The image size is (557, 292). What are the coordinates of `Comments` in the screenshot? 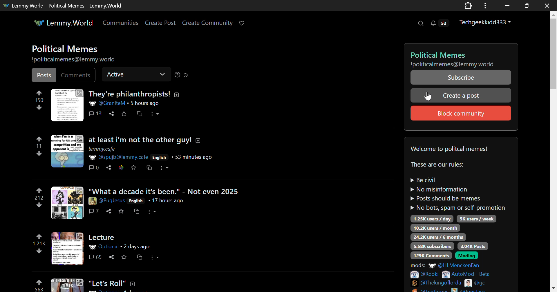 It's located at (95, 257).